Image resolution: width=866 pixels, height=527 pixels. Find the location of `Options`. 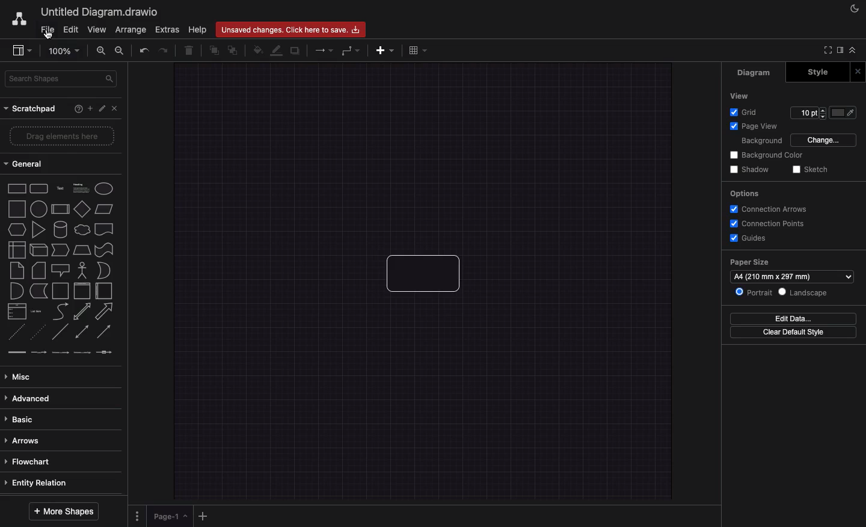

Options is located at coordinates (138, 516).